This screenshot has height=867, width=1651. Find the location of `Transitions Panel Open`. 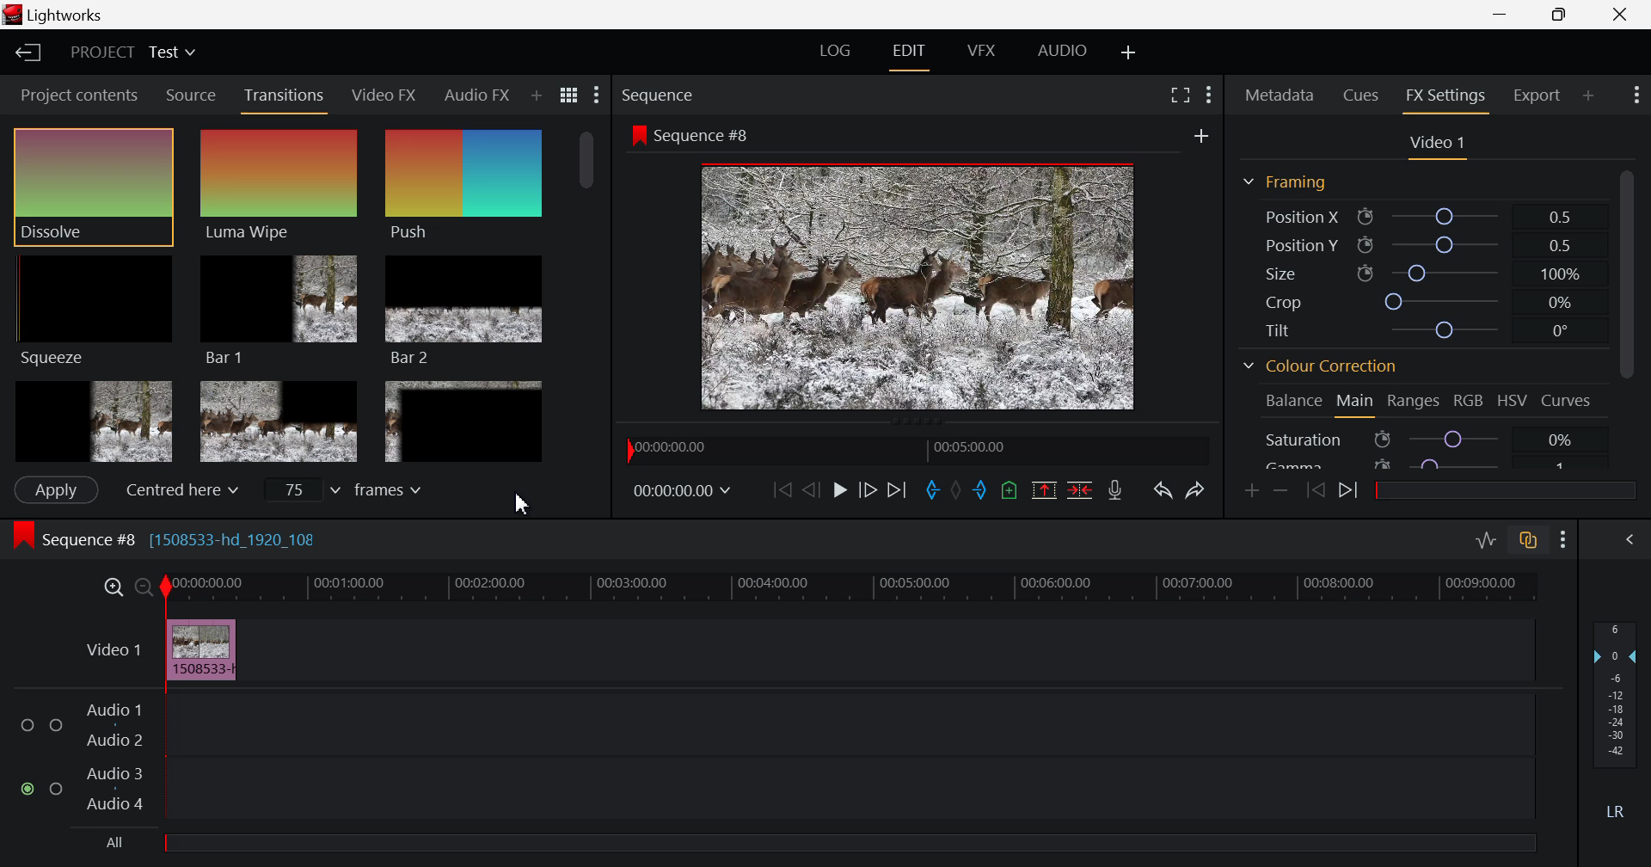

Transitions Panel Open is located at coordinates (285, 98).